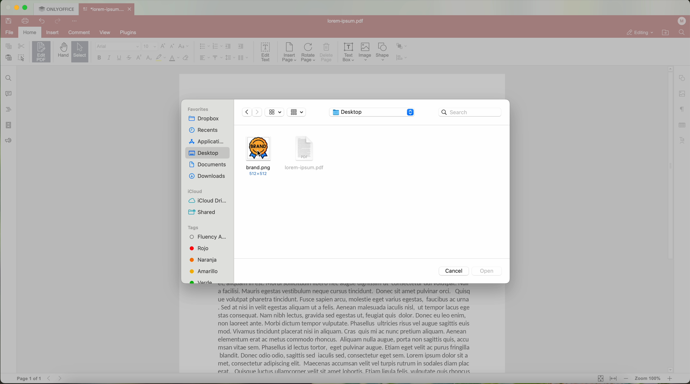 Image resolution: width=690 pixels, height=384 pixels. I want to click on text box, so click(348, 52).